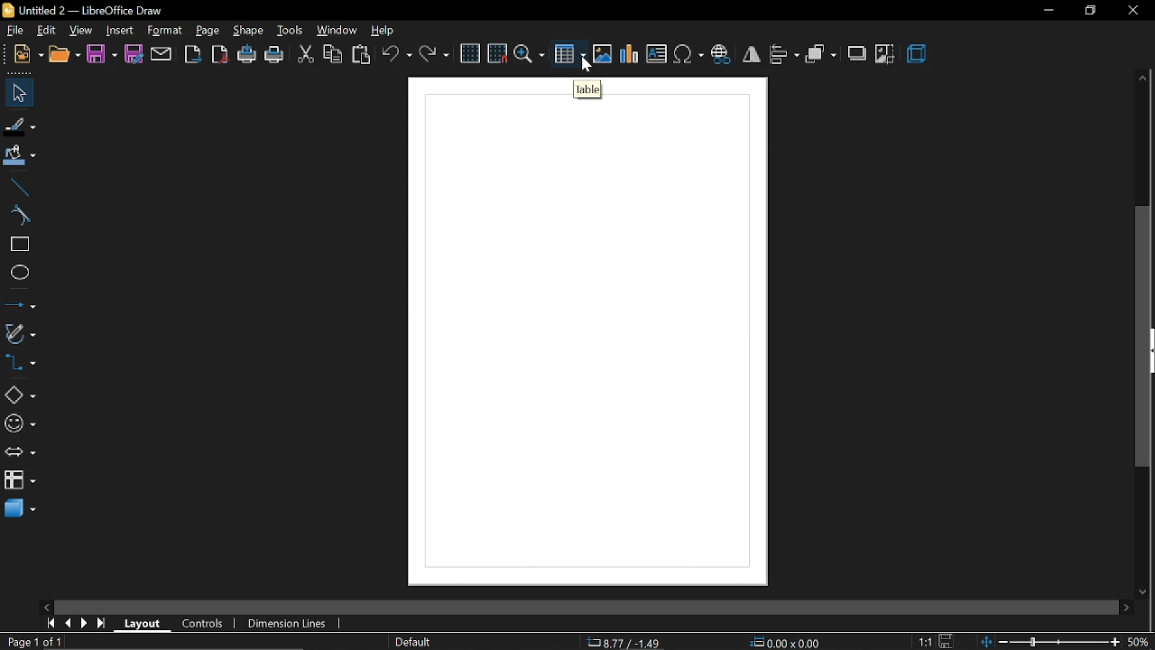  I want to click on insert , so click(119, 30).